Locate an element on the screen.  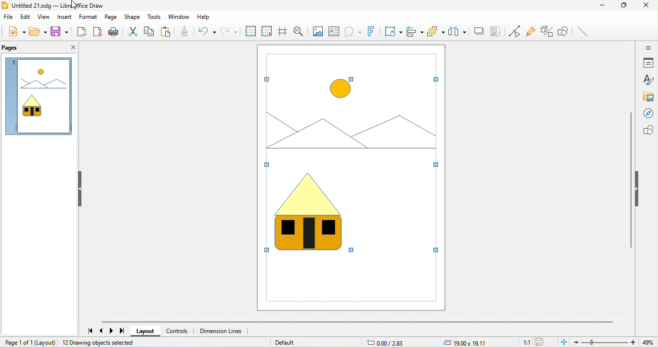
first is located at coordinates (88, 329).